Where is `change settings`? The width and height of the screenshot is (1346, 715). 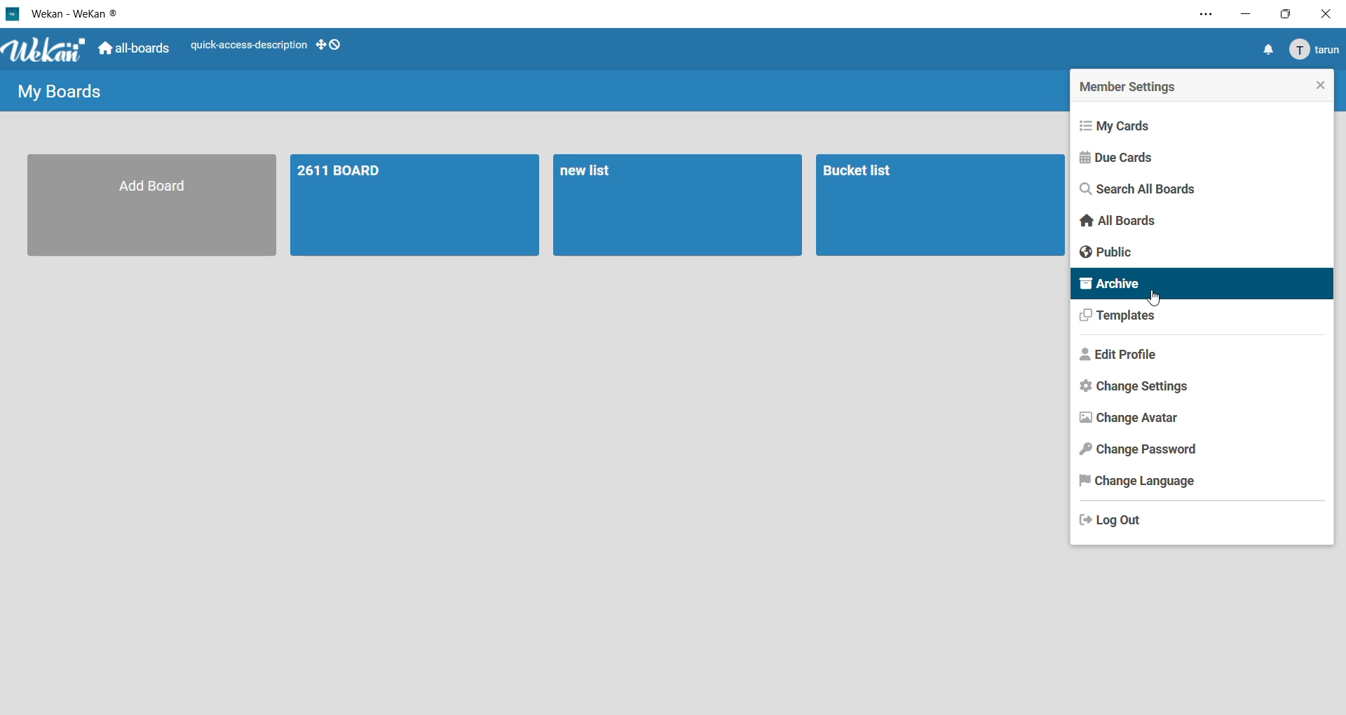 change settings is located at coordinates (1138, 387).